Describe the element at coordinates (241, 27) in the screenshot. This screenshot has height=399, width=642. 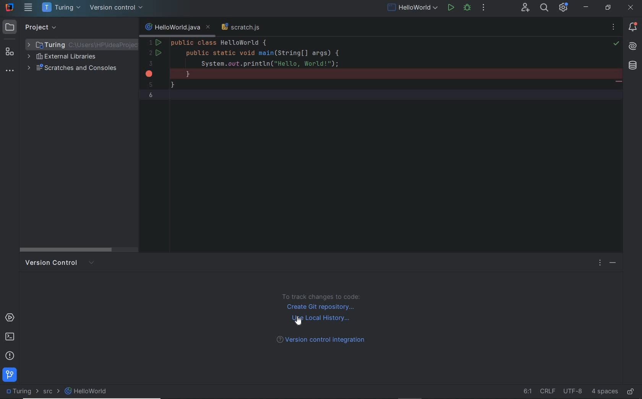
I see `scratch file` at that location.